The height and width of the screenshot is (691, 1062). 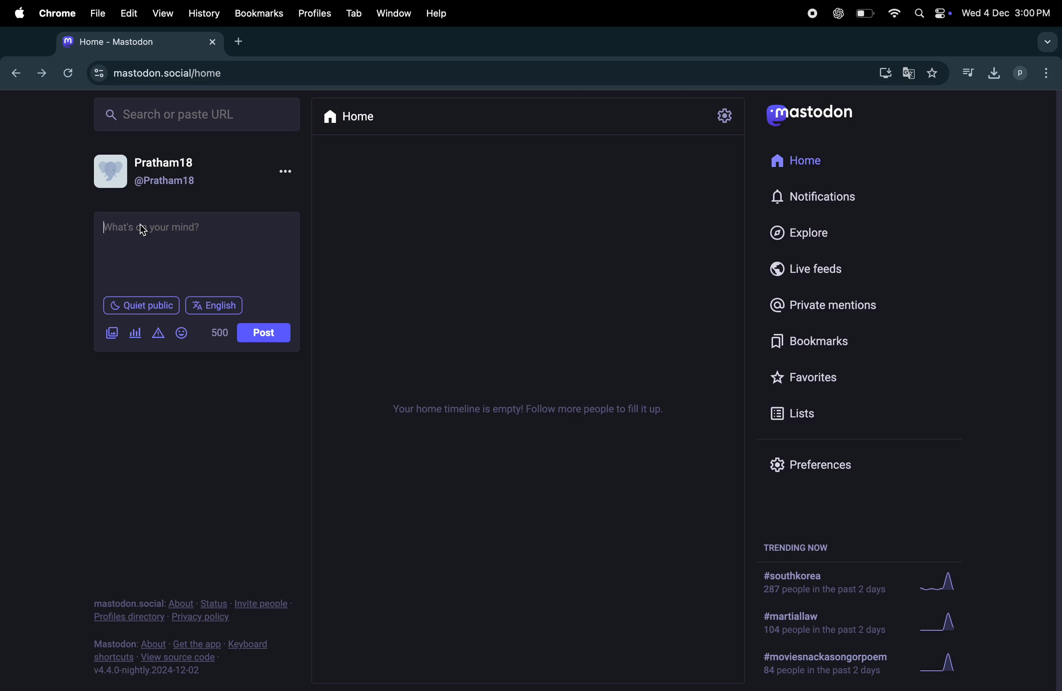 I want to click on view source code, so click(x=183, y=658).